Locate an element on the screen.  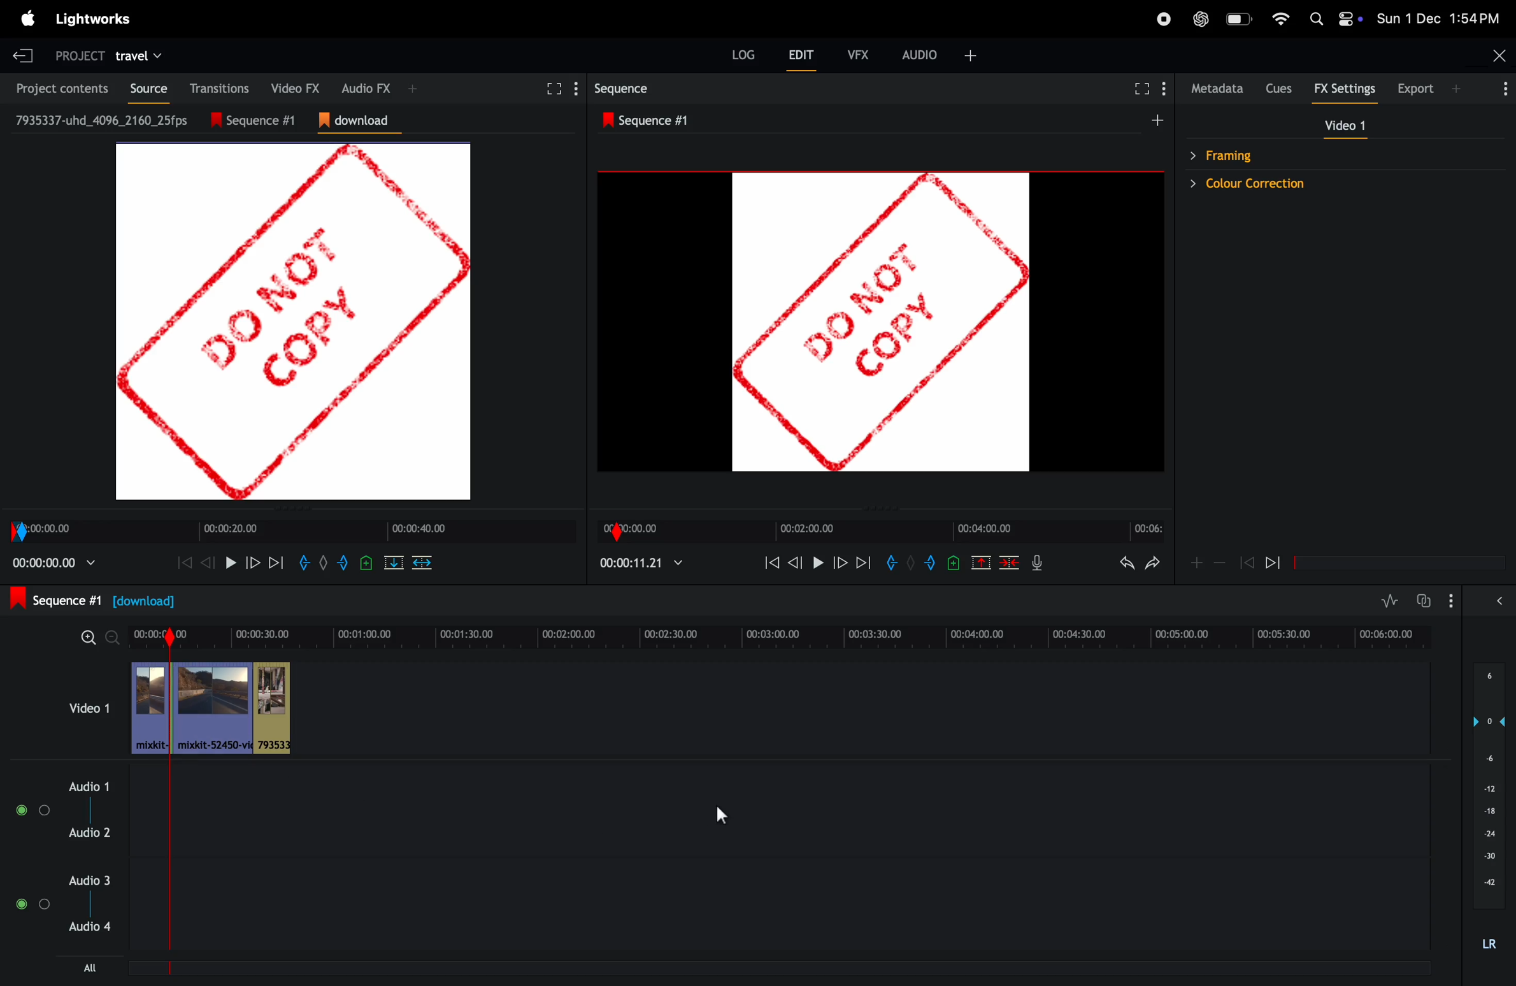
Add is located at coordinates (1455, 89).